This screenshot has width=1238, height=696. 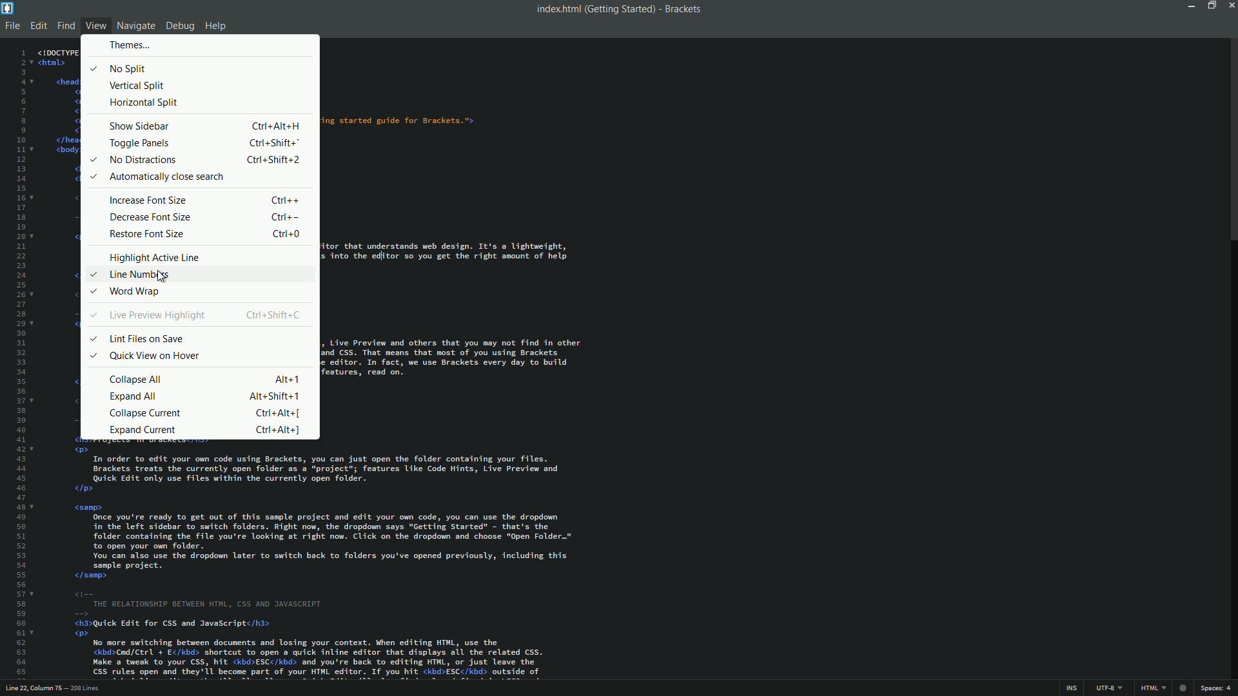 What do you see at coordinates (136, 26) in the screenshot?
I see `navigate` at bounding box center [136, 26].